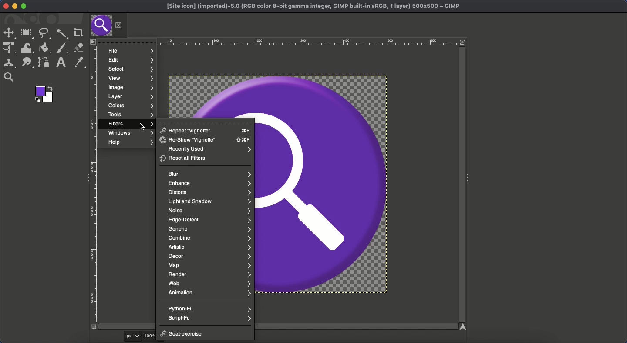  I want to click on Script-Fu, so click(210, 317).